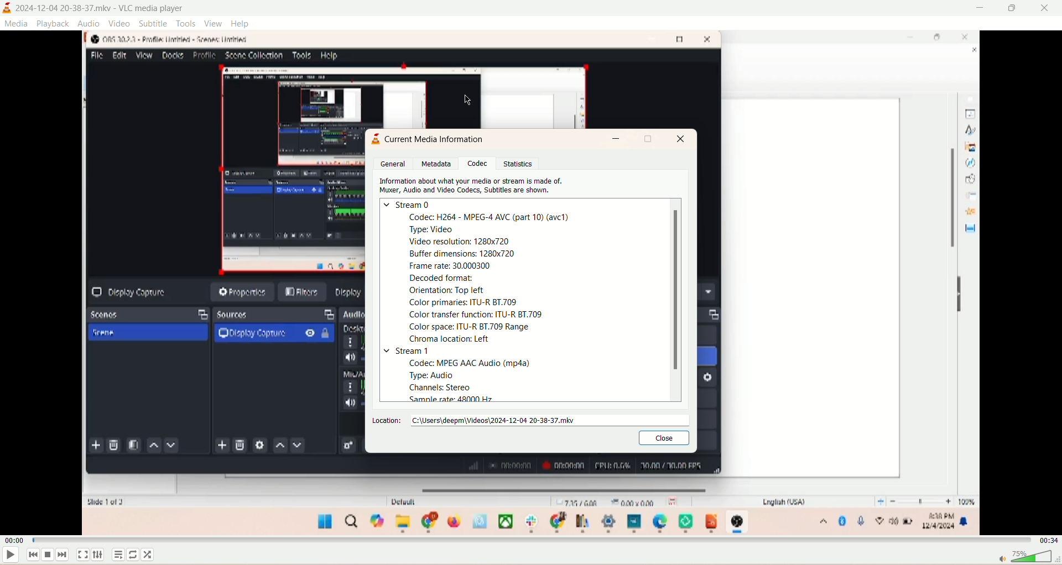 The image size is (1062, 565). What do you see at coordinates (54, 23) in the screenshot?
I see `playback` at bounding box center [54, 23].